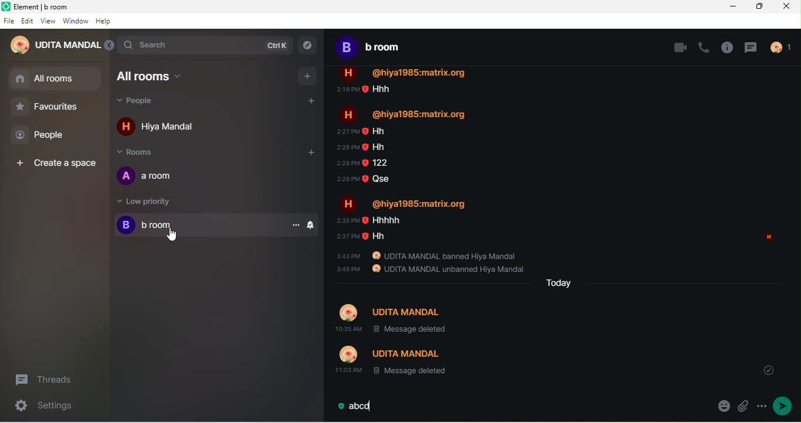 Image resolution: width=801 pixels, height=423 pixels. What do you see at coordinates (681, 49) in the screenshot?
I see `video call` at bounding box center [681, 49].